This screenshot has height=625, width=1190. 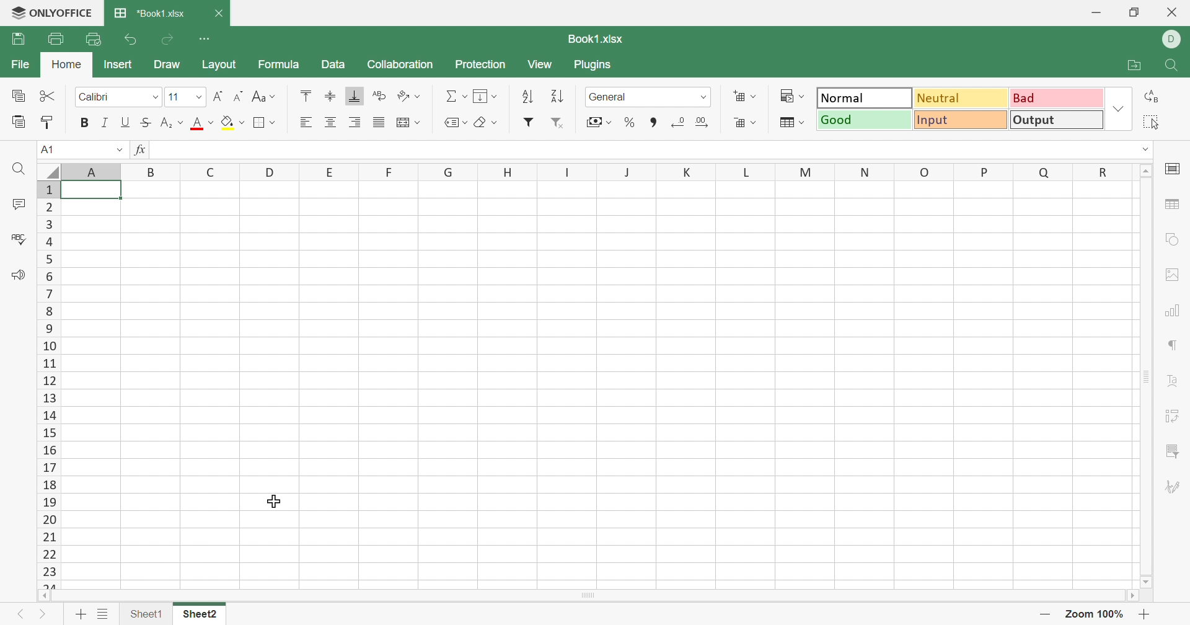 What do you see at coordinates (1118, 109) in the screenshot?
I see `Drop Down` at bounding box center [1118, 109].